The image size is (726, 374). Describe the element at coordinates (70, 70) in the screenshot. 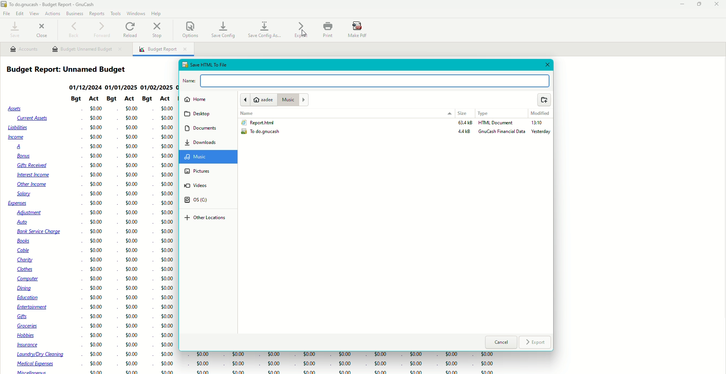

I see `Budget Report` at that location.